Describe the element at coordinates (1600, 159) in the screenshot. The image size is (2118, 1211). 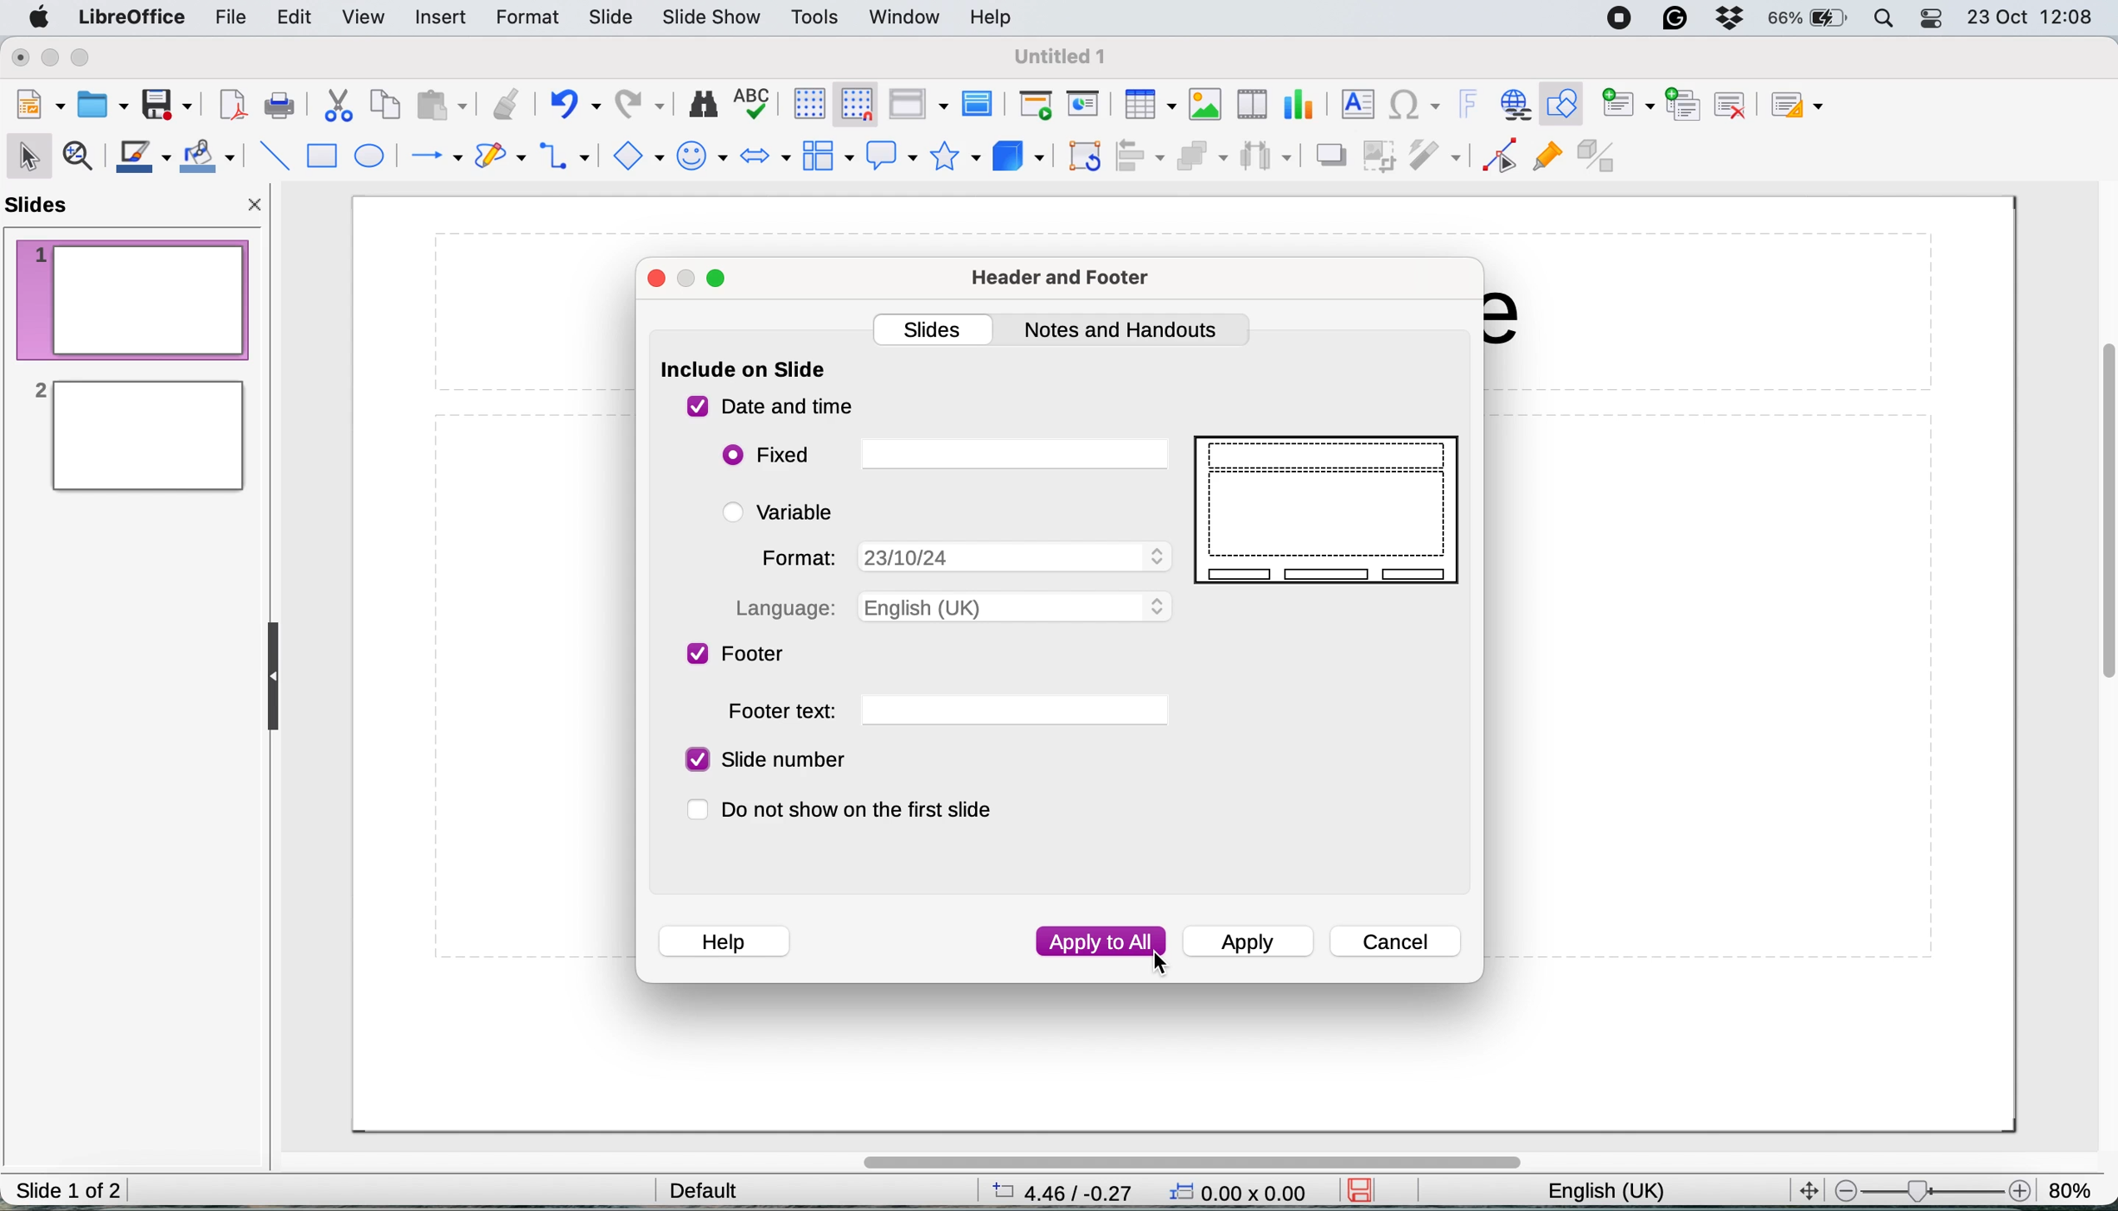
I see `toggle extrusion` at that location.